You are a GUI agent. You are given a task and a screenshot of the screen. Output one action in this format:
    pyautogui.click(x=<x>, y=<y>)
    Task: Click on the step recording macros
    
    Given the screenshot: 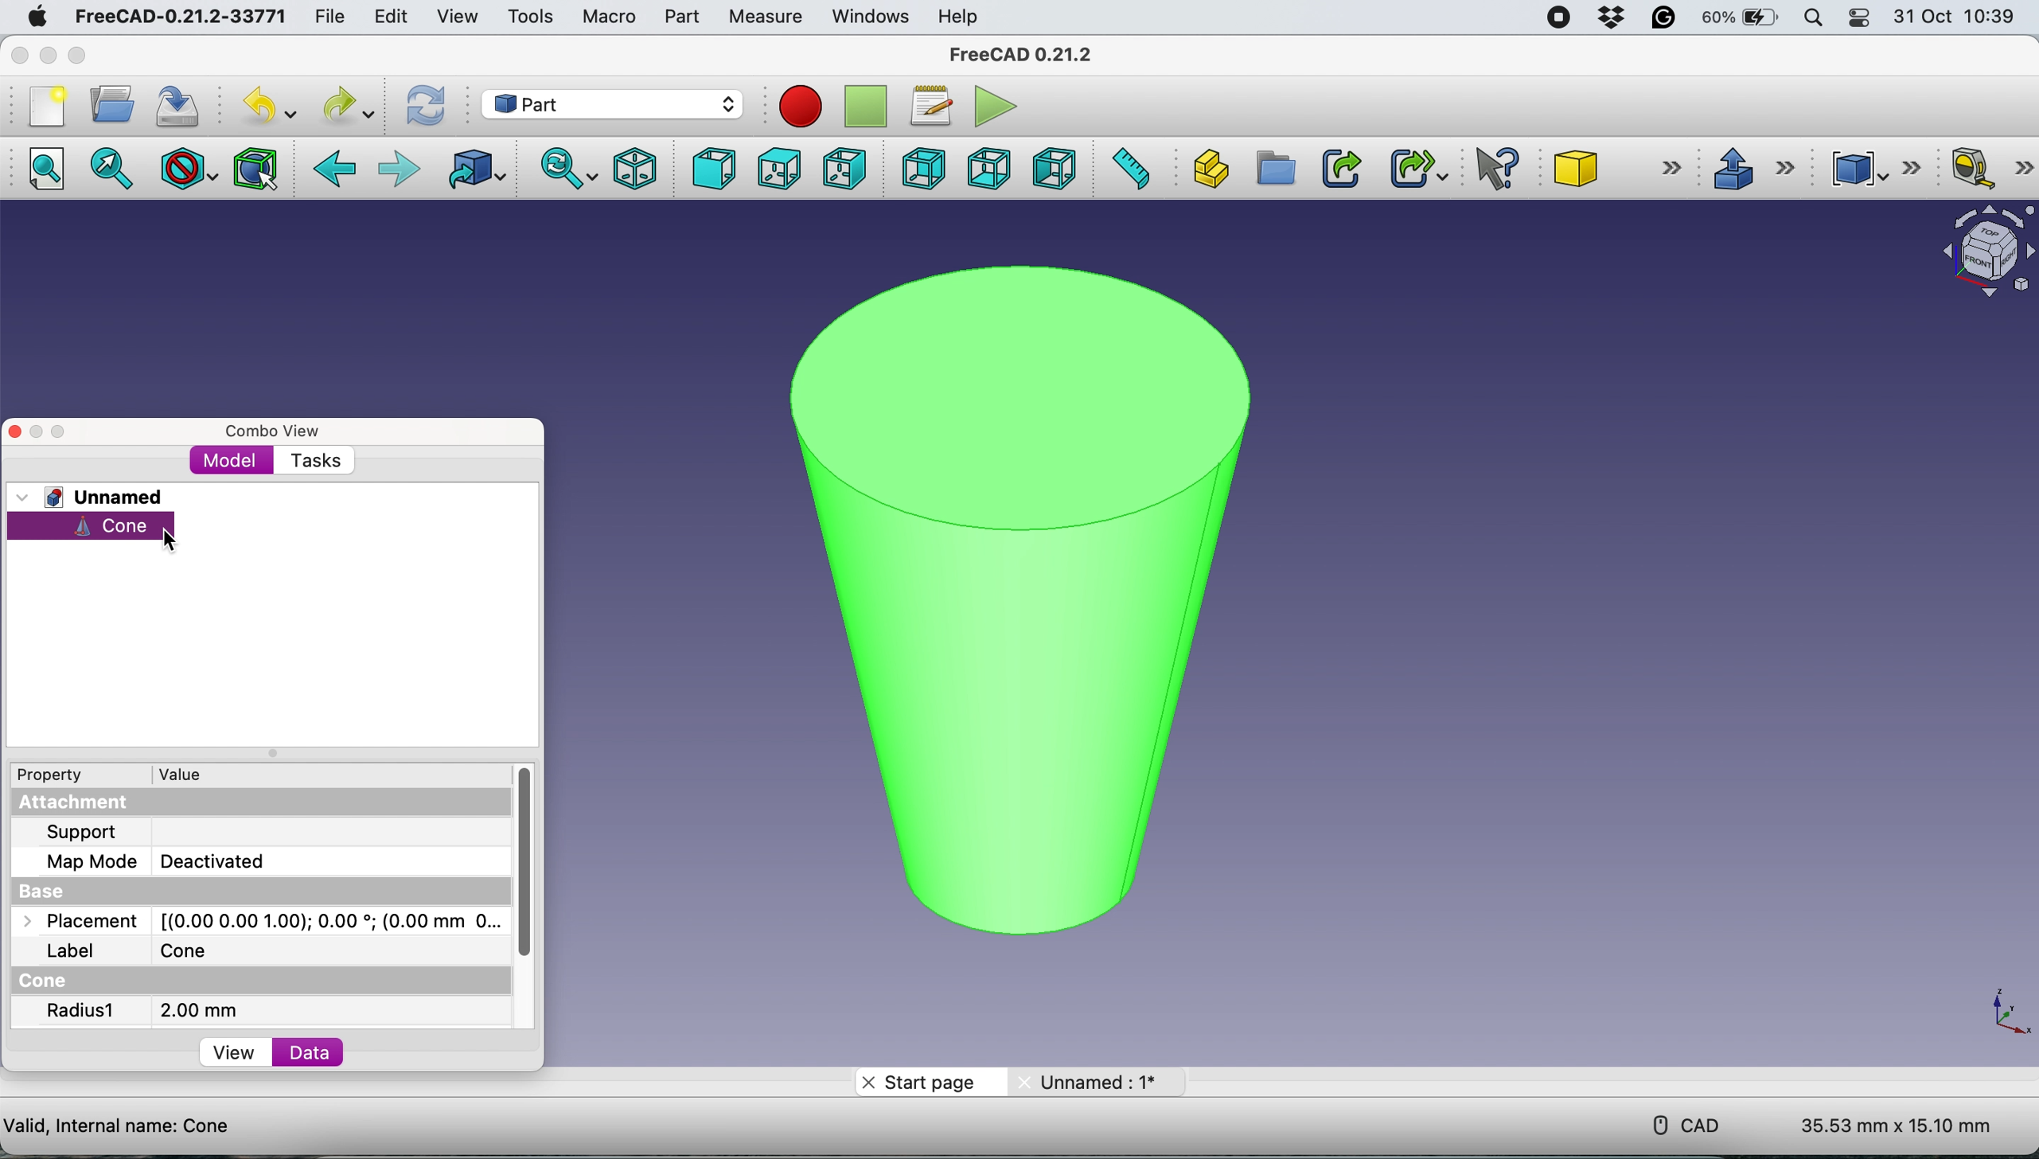 What is the action you would take?
    pyautogui.click(x=866, y=107)
    